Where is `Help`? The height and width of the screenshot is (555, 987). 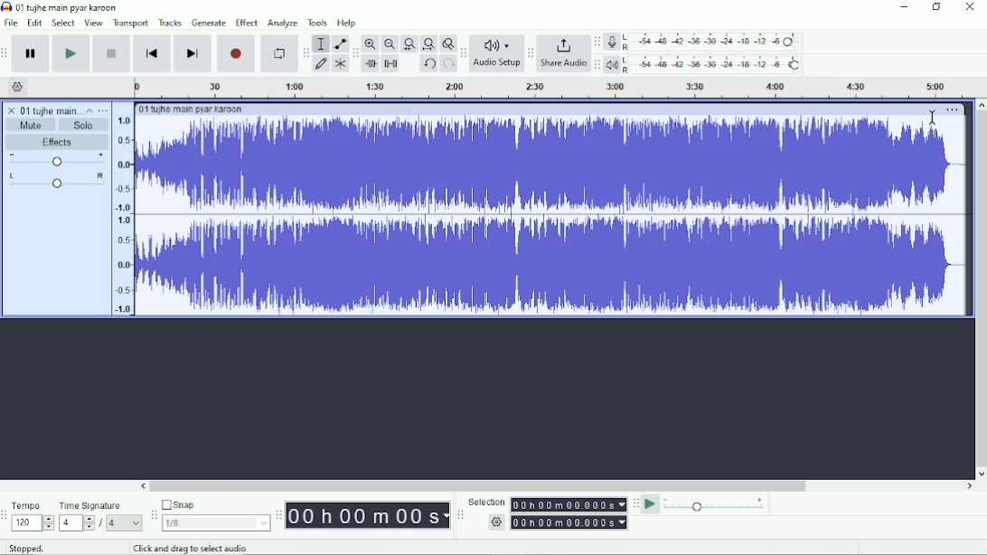
Help is located at coordinates (348, 23).